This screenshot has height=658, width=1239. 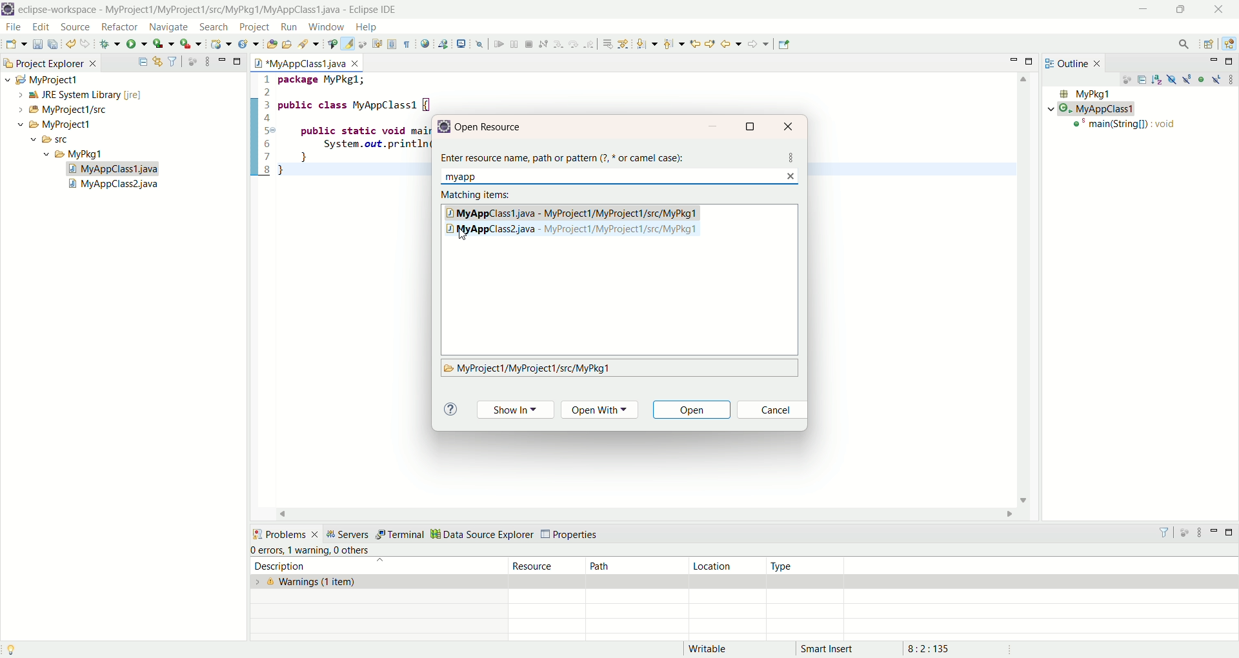 What do you see at coordinates (635, 565) in the screenshot?
I see `path` at bounding box center [635, 565].